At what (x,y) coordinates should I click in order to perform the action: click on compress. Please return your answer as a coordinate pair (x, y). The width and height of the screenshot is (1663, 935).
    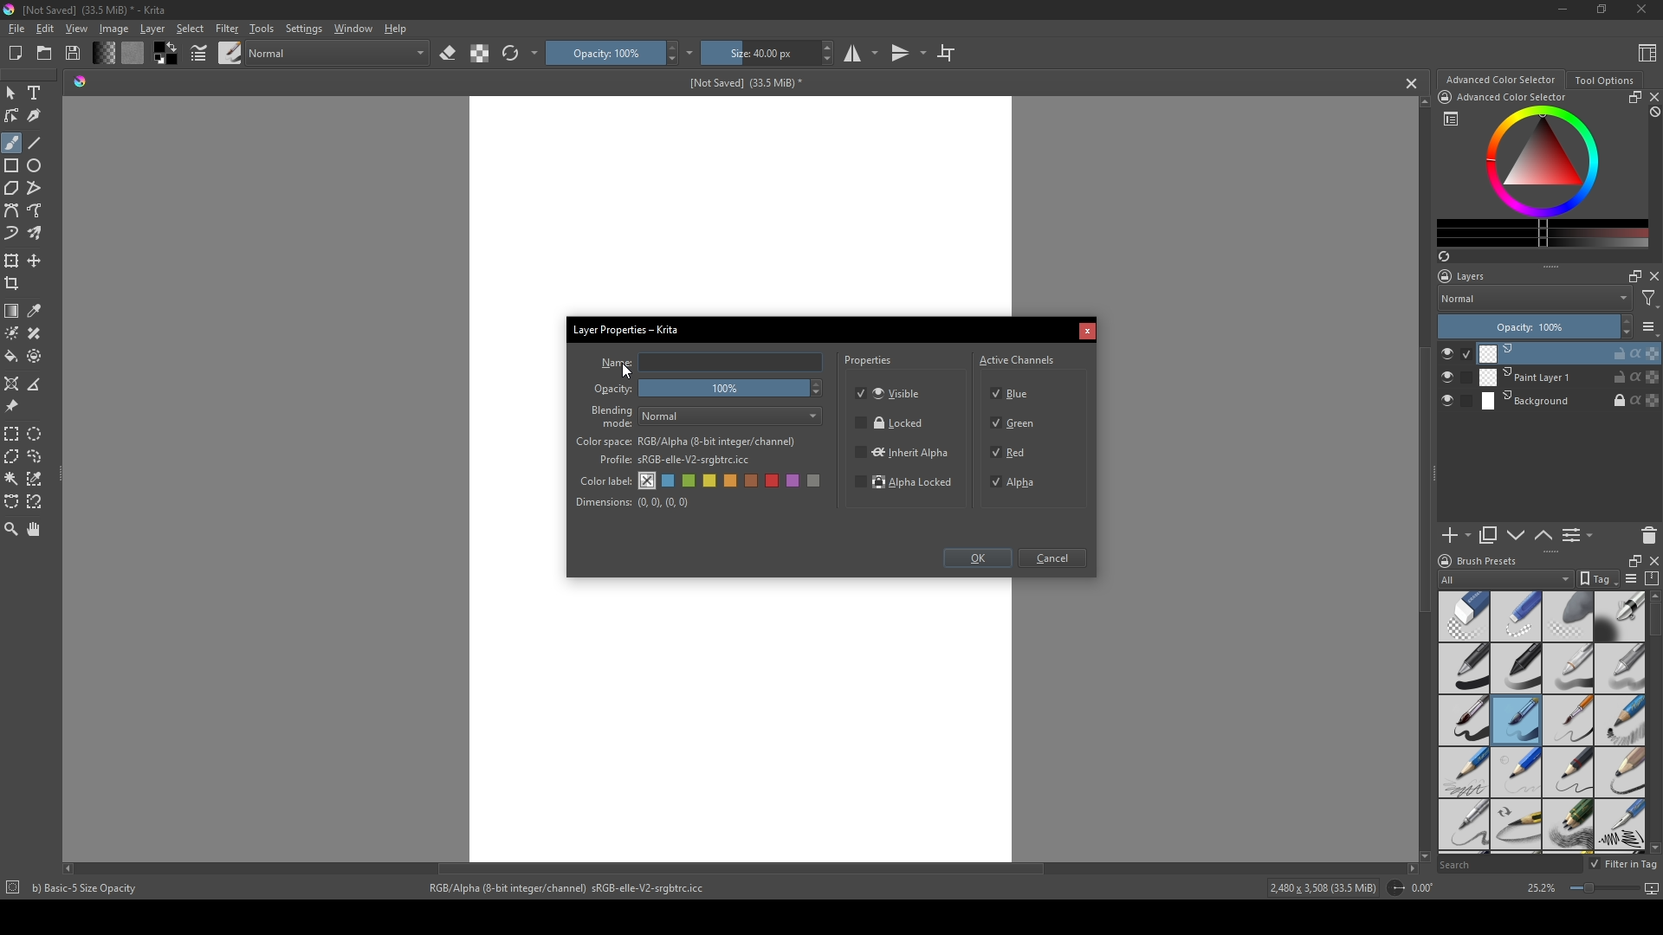
    Looking at the image, I should click on (1653, 578).